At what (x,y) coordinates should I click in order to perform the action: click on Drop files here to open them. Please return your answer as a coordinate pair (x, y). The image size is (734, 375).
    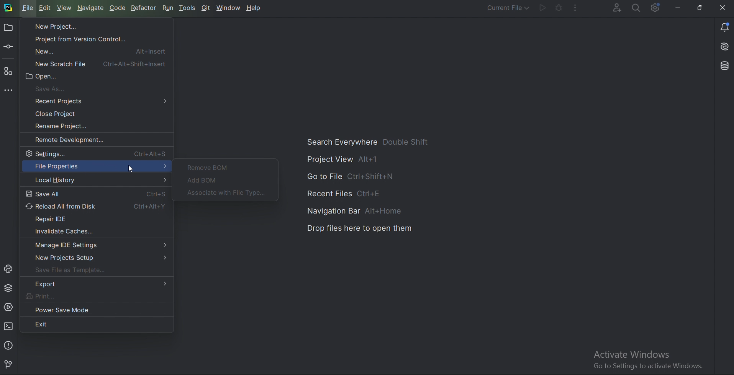
    Looking at the image, I should click on (362, 228).